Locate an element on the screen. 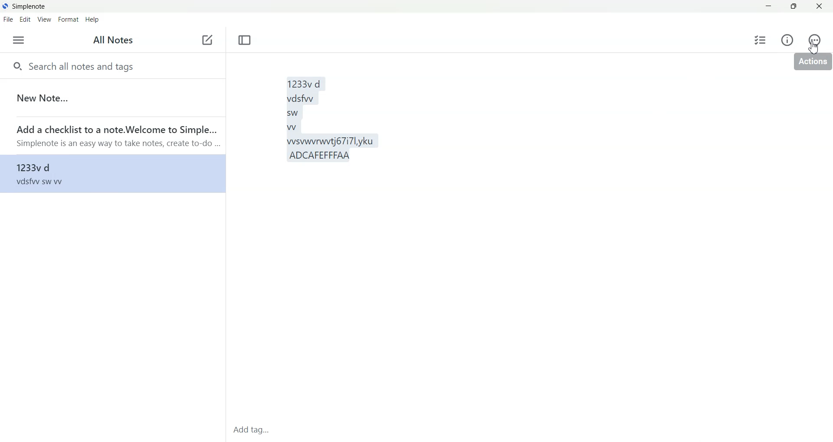 The image size is (833, 442). Actions is located at coordinates (812, 63).